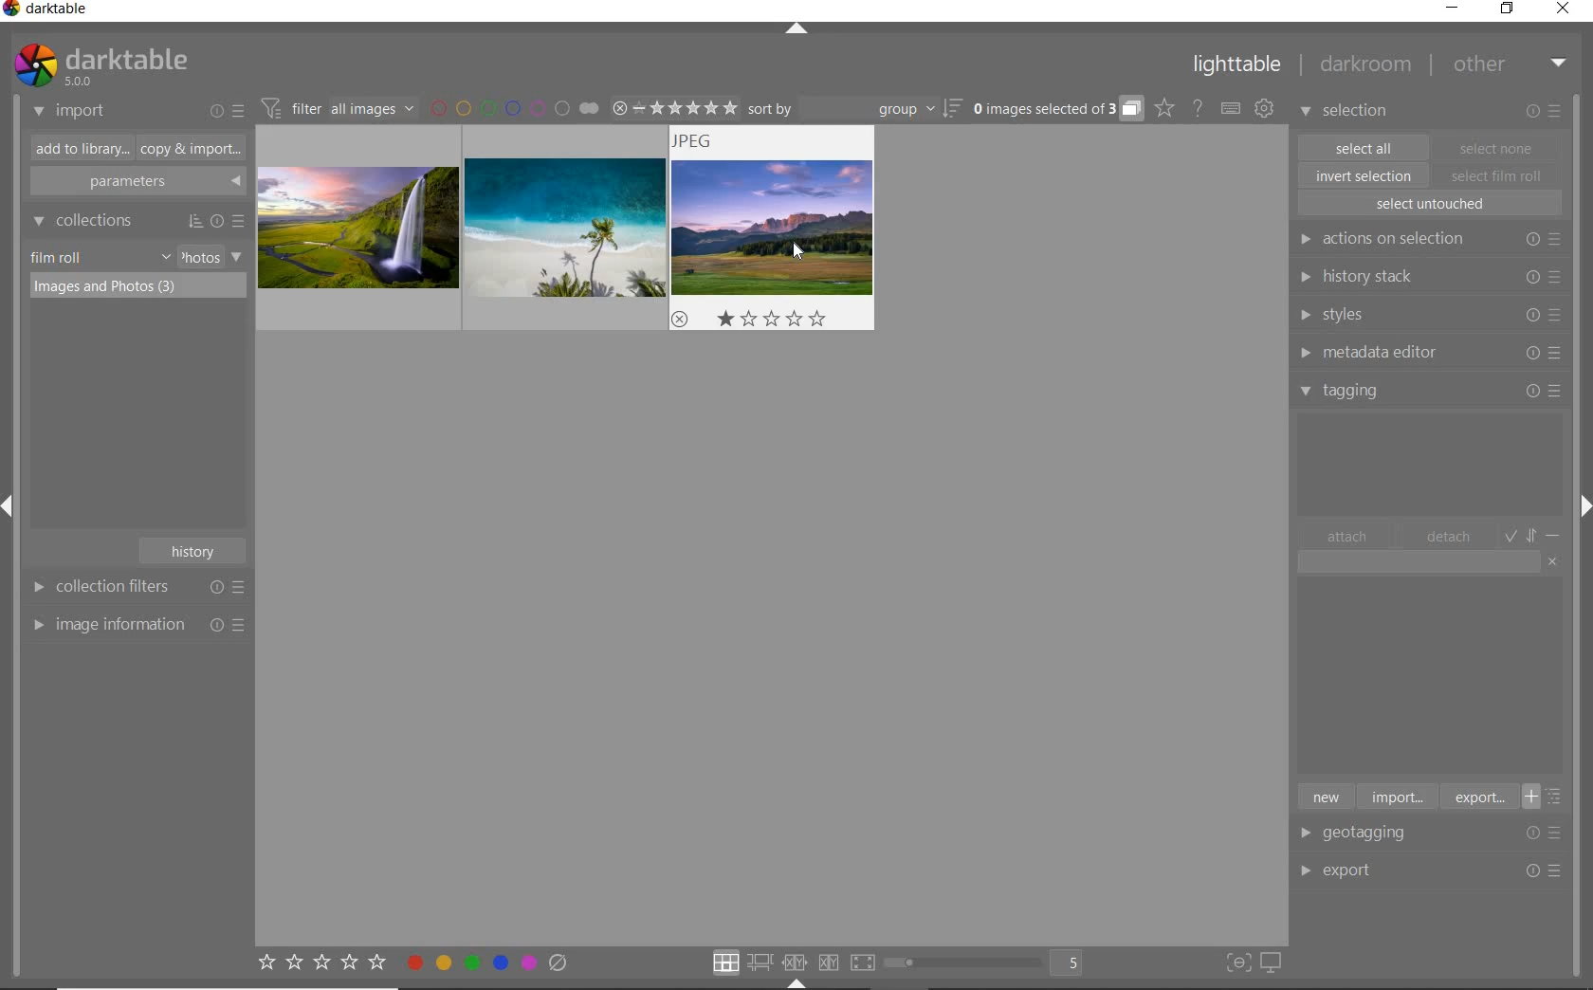  I want to click on geotagging, so click(1370, 834).